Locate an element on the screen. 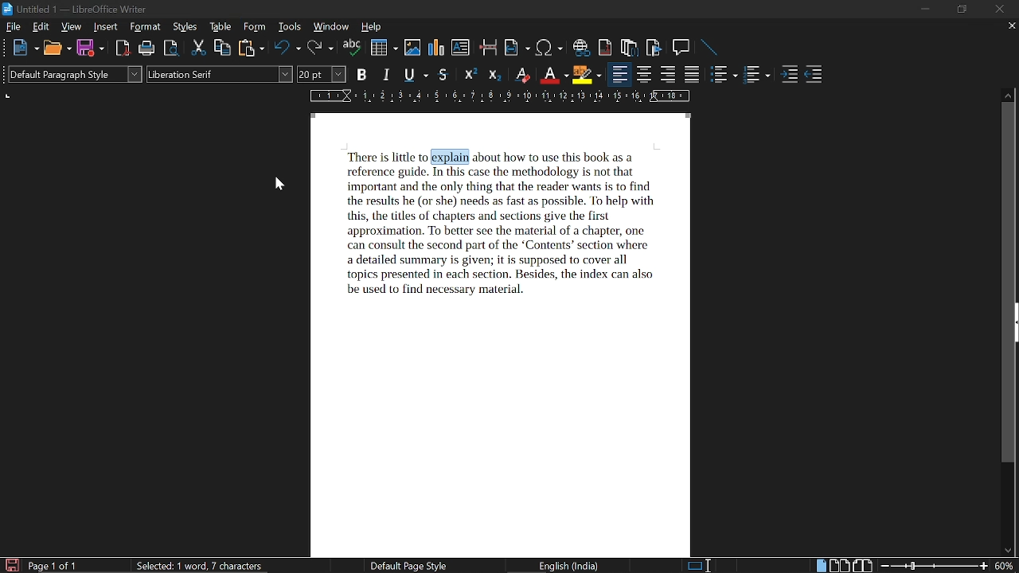 The image size is (1019, 573). untiled 1 - LibreOffice Writer is located at coordinates (84, 9).